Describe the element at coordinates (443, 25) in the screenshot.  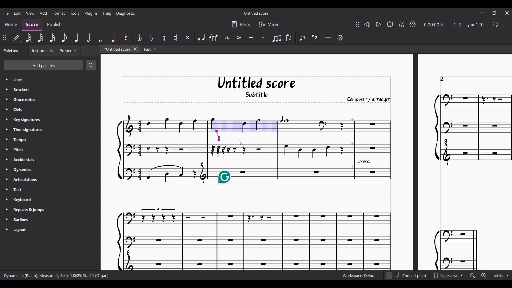
I see `Current duration and ratio` at that location.